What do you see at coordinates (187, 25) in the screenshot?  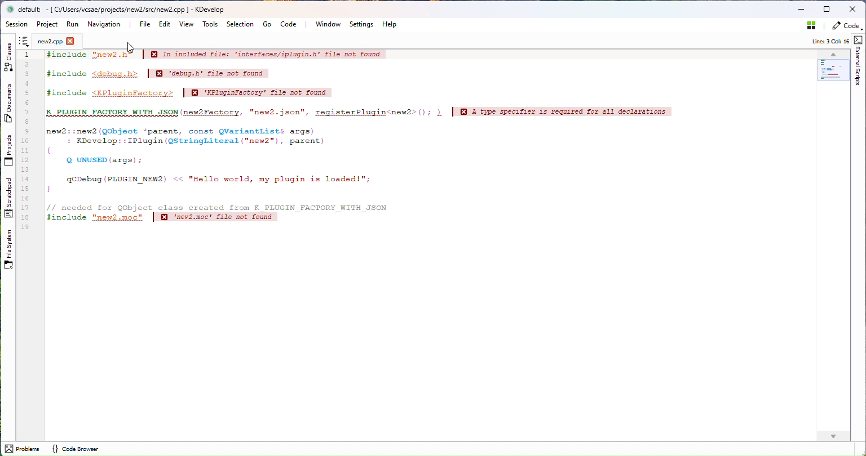 I see `View` at bounding box center [187, 25].